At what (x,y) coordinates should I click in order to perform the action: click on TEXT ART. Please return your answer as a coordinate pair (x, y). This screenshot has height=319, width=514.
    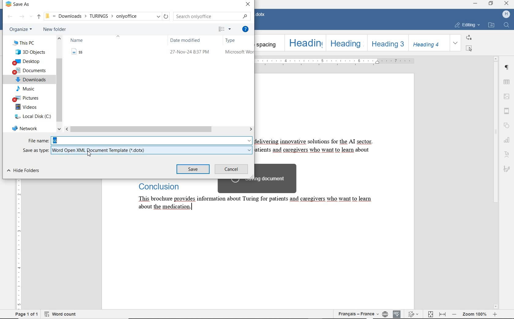
    Looking at the image, I should click on (507, 154).